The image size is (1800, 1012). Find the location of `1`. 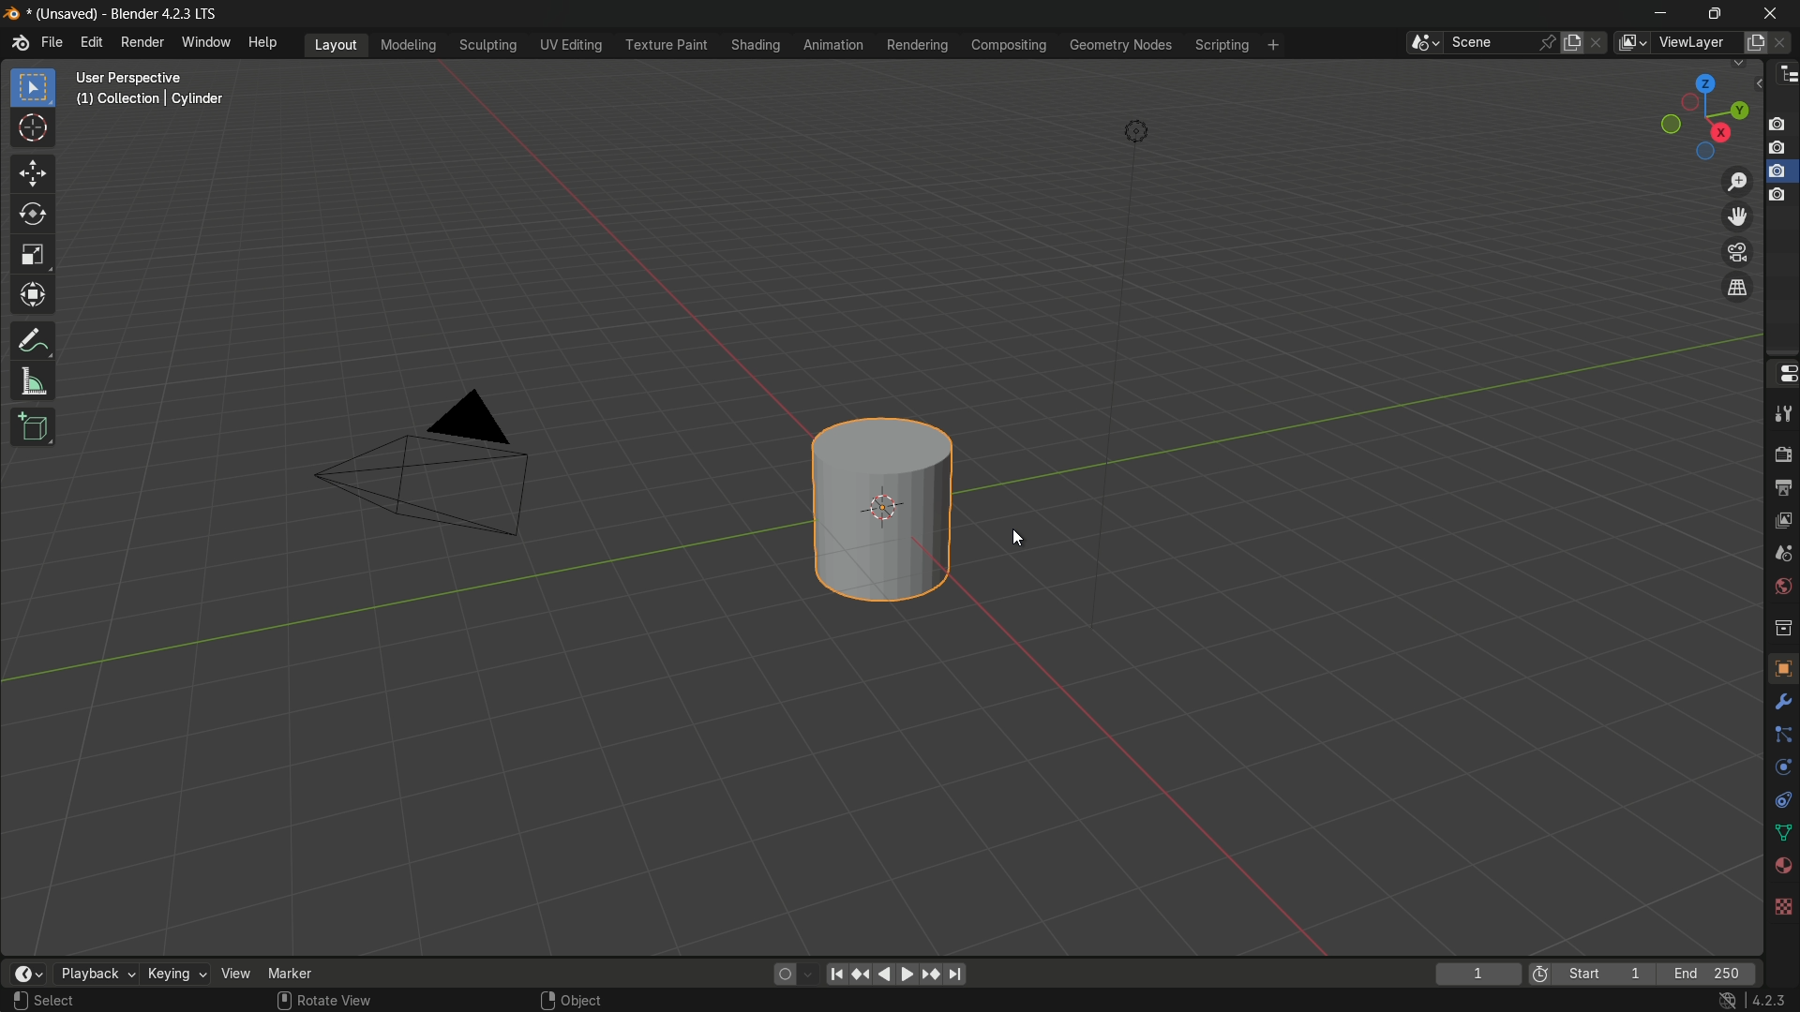

1 is located at coordinates (1476, 975).